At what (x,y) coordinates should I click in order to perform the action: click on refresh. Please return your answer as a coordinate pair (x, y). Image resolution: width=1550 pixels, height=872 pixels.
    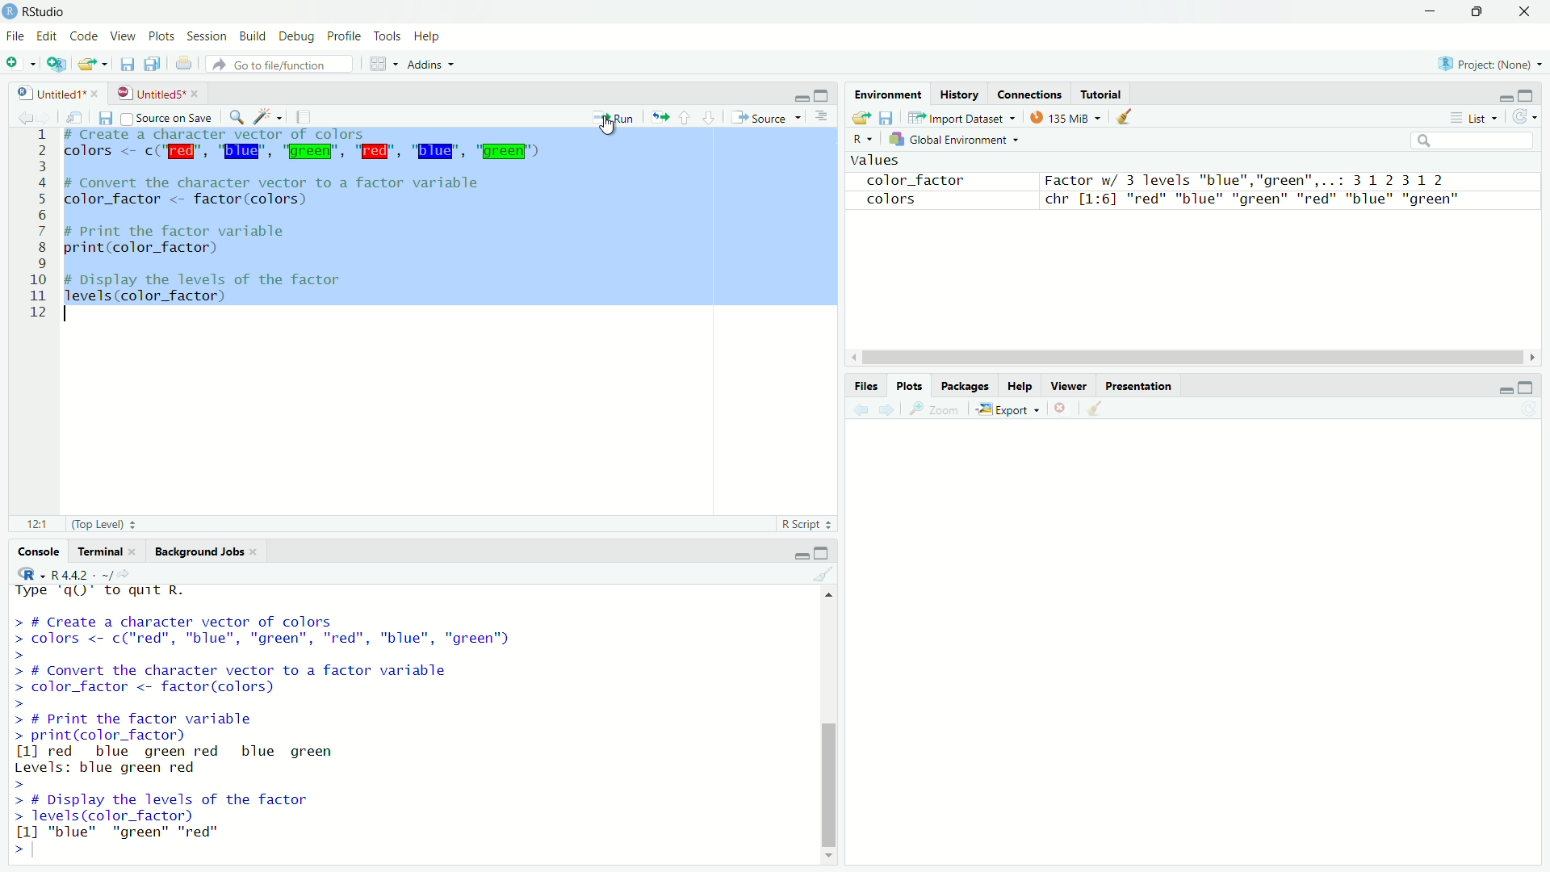
    Looking at the image, I should click on (1530, 115).